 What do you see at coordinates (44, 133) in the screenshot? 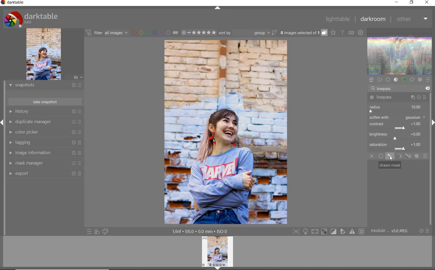
I see `color picker` at bounding box center [44, 133].